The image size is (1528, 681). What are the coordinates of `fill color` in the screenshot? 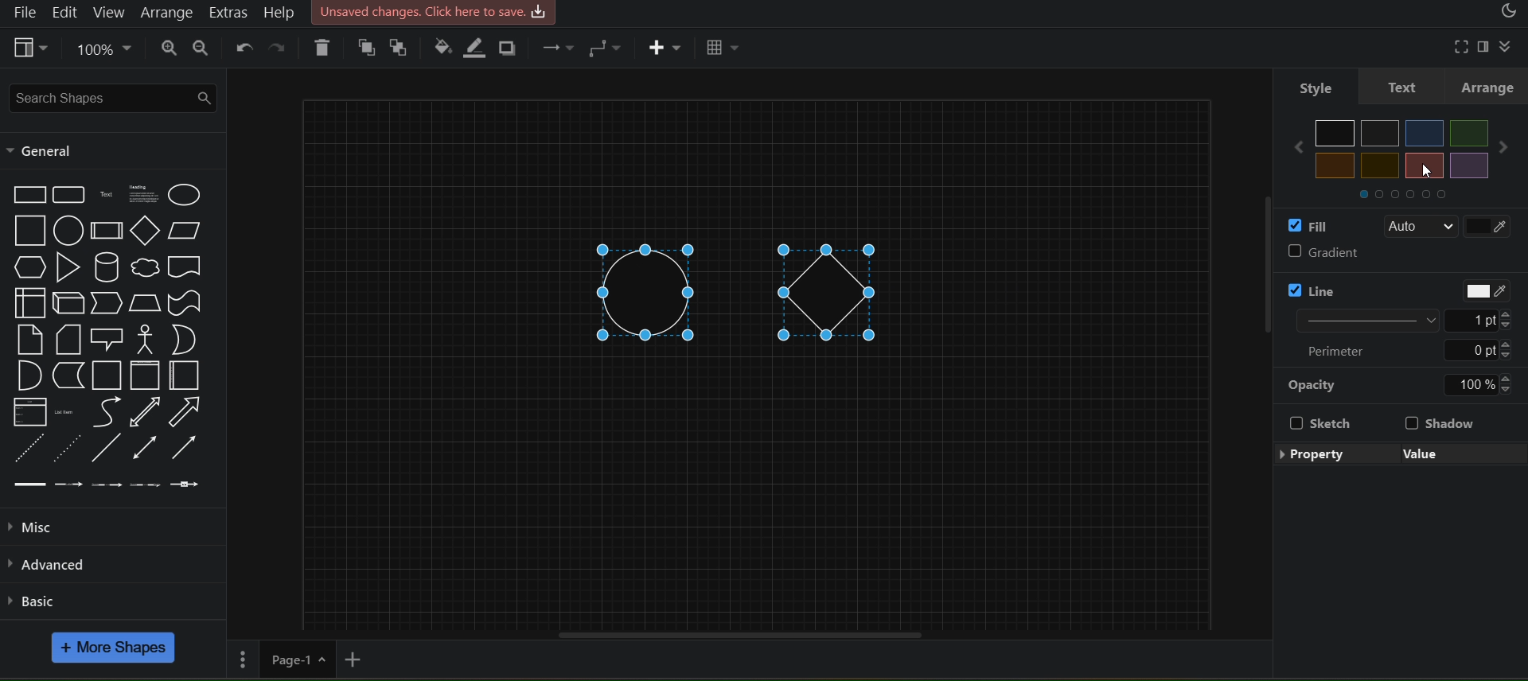 It's located at (1494, 224).